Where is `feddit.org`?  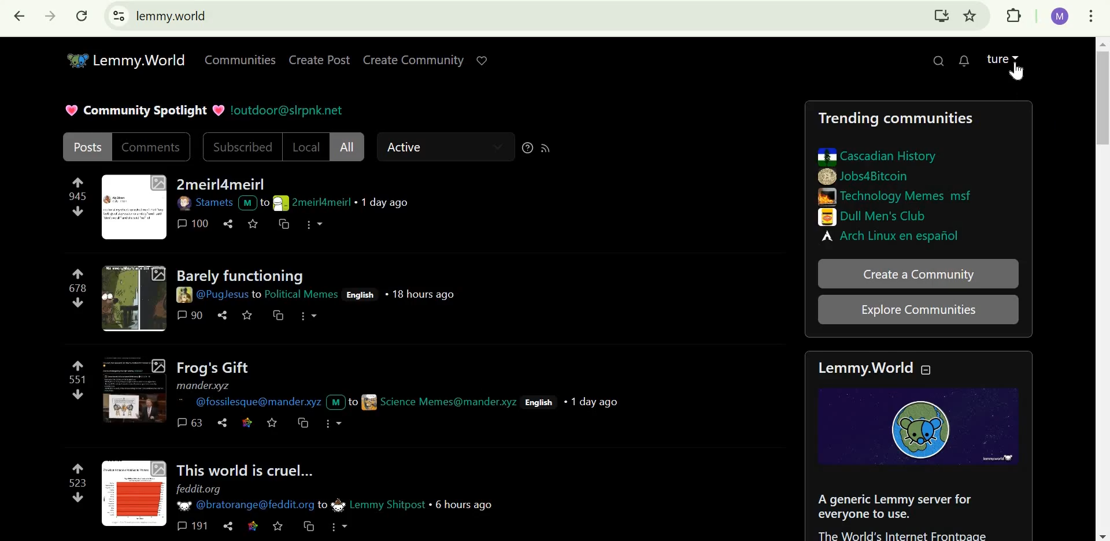 feddit.org is located at coordinates (202, 490).